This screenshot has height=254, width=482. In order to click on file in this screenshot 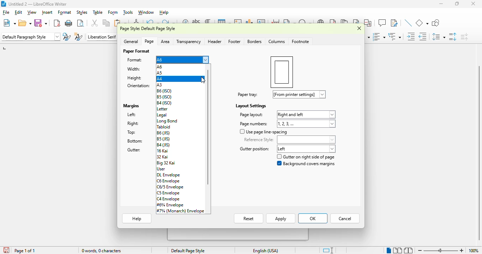, I will do `click(6, 12)`.